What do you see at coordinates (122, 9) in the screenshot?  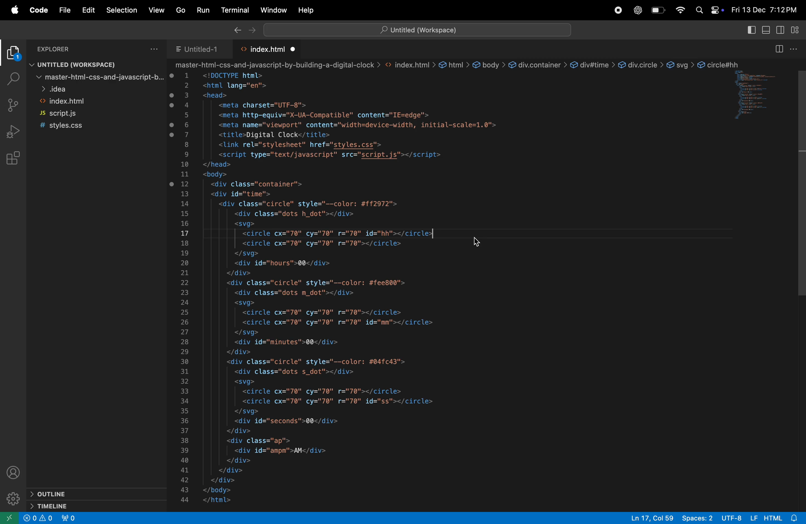 I see `selection` at bounding box center [122, 9].